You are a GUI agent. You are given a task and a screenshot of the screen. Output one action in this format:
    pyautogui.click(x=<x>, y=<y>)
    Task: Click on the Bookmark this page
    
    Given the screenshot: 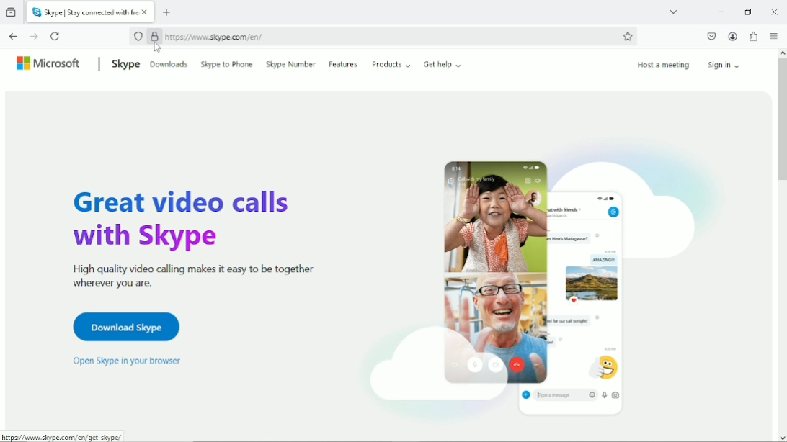 What is the action you would take?
    pyautogui.click(x=628, y=36)
    